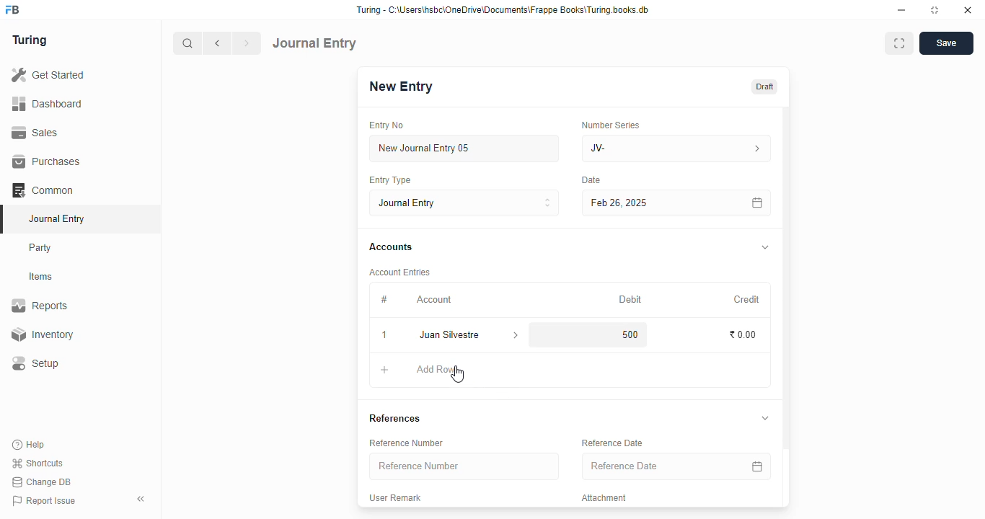 The width and height of the screenshot is (985, 519). Describe the element at coordinates (464, 466) in the screenshot. I see `reference number` at that location.